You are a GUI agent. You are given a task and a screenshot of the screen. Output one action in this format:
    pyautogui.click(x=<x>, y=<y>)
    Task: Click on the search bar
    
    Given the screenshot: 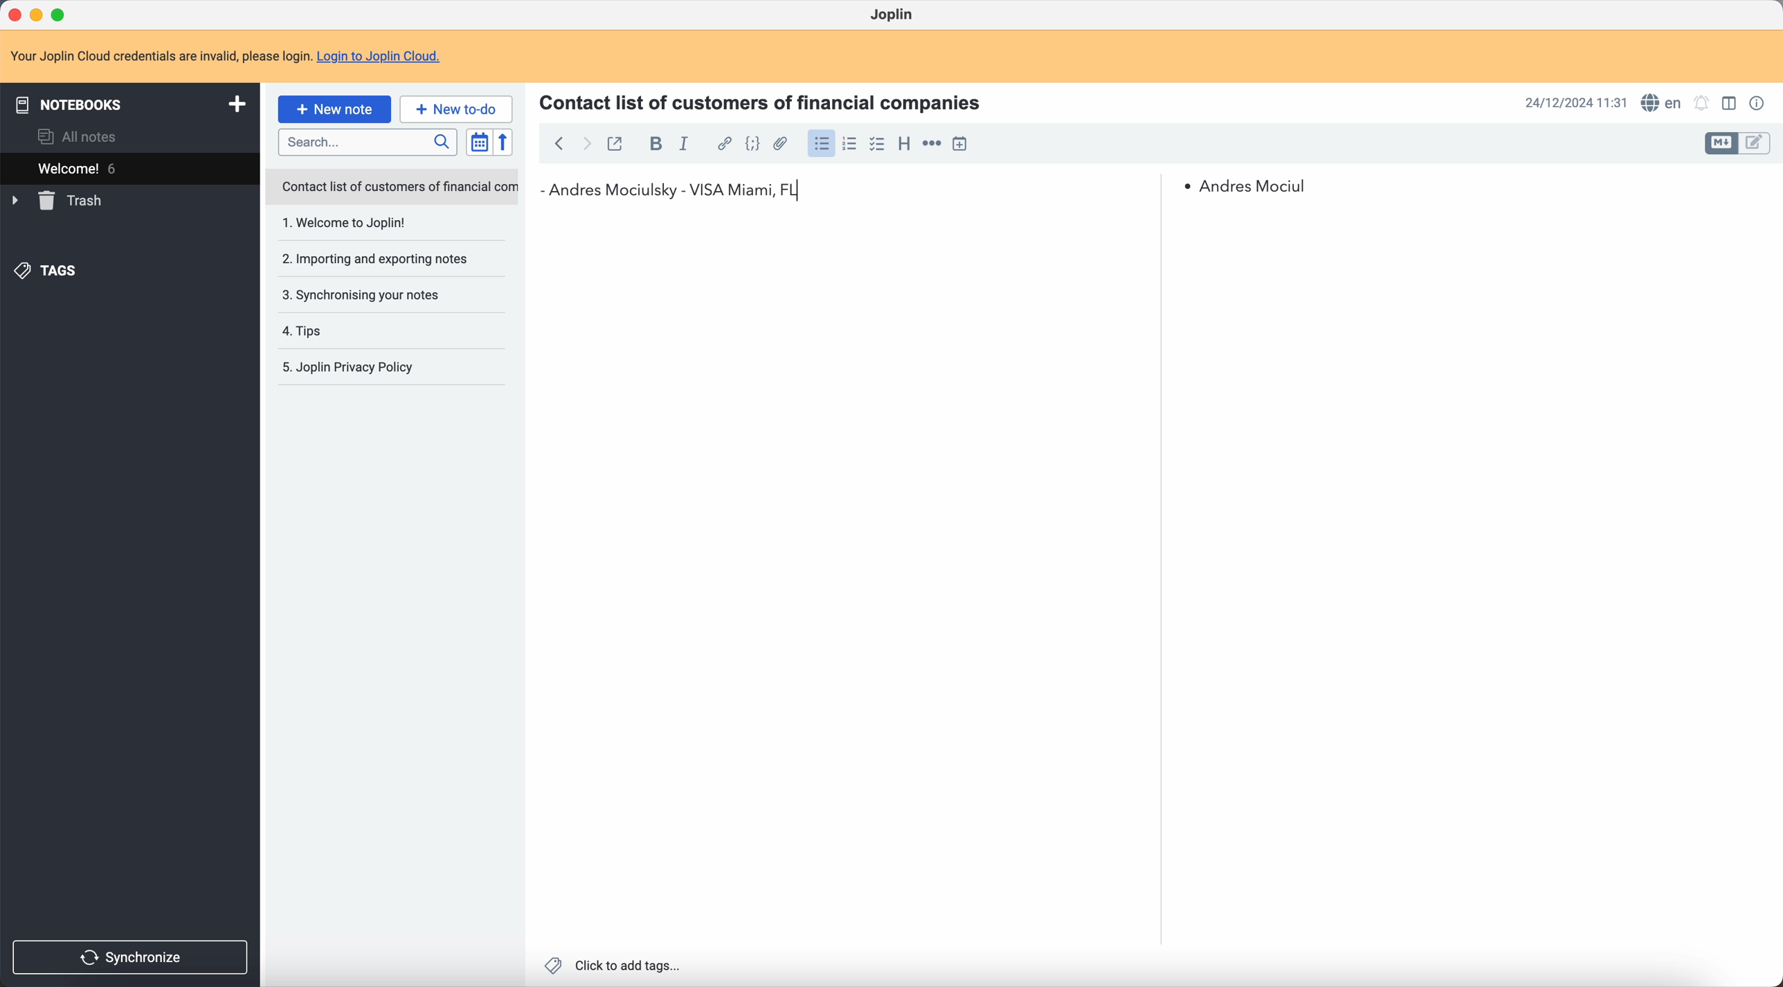 What is the action you would take?
    pyautogui.click(x=371, y=143)
    